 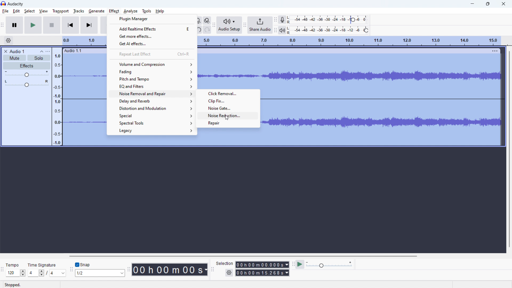 I want to click on amplitude, so click(x=57, y=97).